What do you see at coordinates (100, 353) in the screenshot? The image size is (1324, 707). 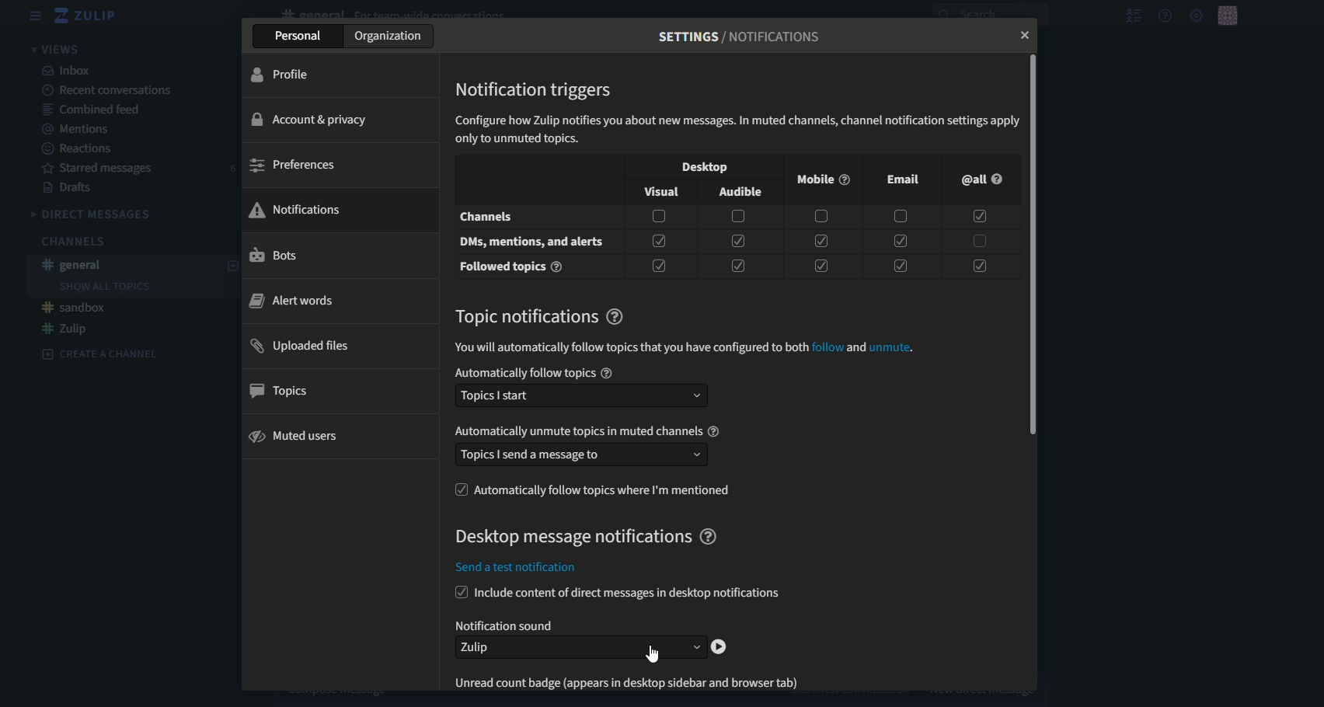 I see `Create a channel` at bounding box center [100, 353].